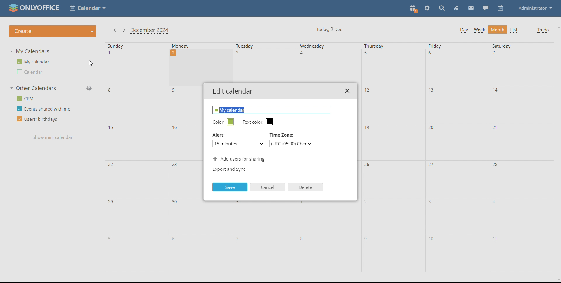  Describe the element at coordinates (486, 8) in the screenshot. I see `chat` at that location.